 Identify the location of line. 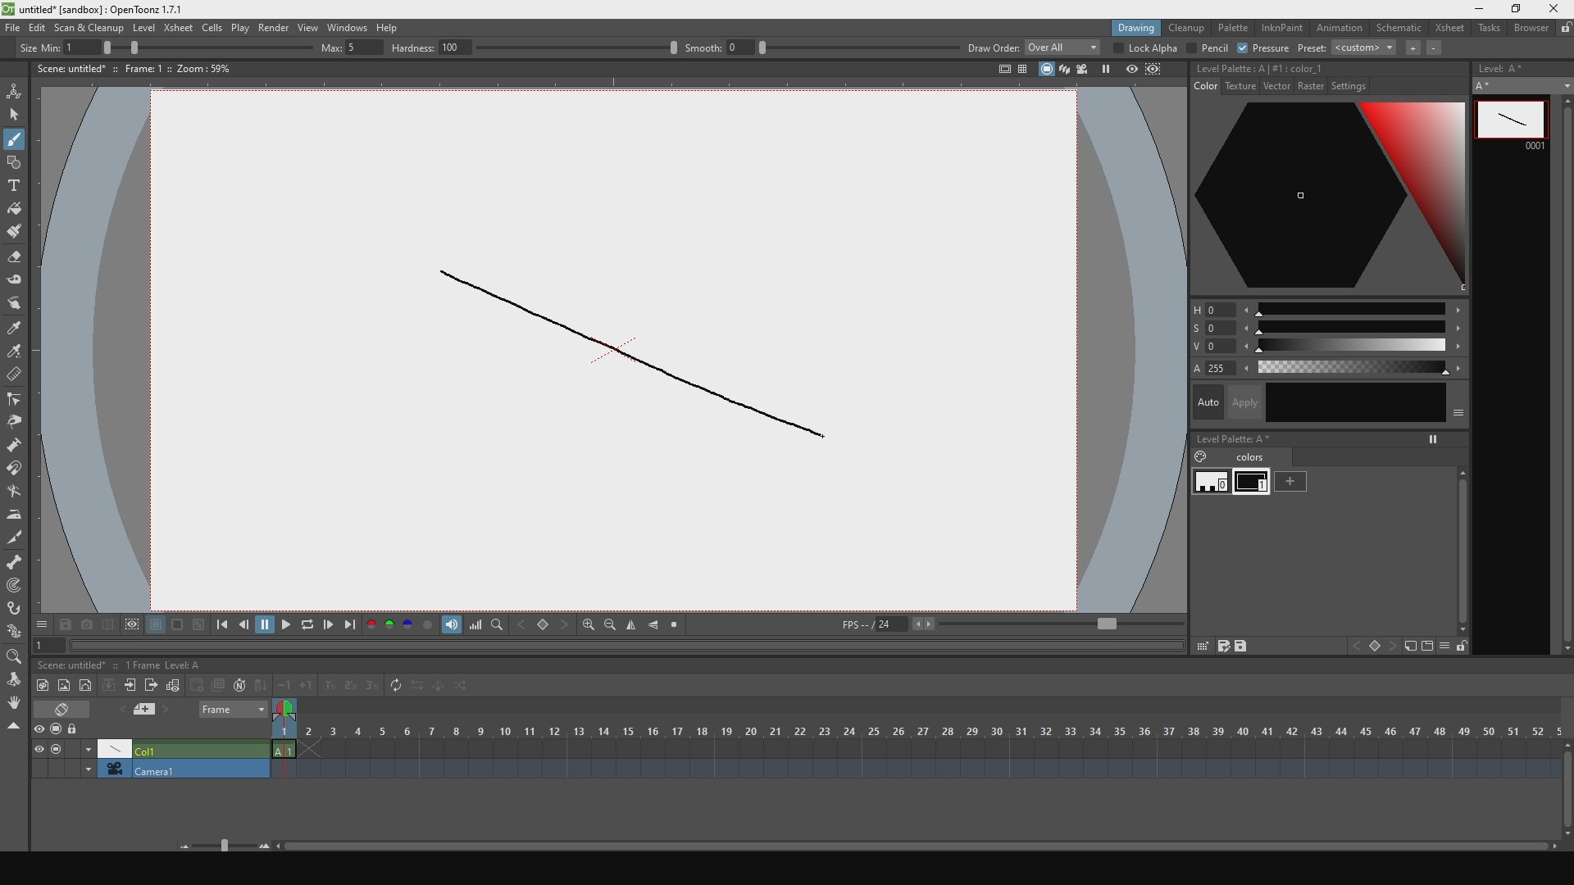
(635, 356).